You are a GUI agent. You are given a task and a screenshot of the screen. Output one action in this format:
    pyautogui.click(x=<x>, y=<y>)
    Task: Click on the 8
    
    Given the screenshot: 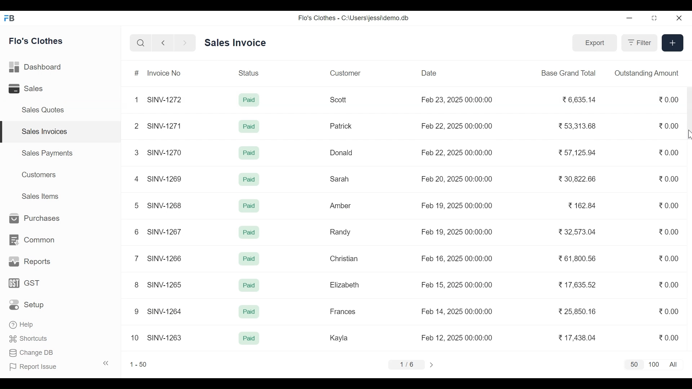 What is the action you would take?
    pyautogui.click(x=137, y=285)
    